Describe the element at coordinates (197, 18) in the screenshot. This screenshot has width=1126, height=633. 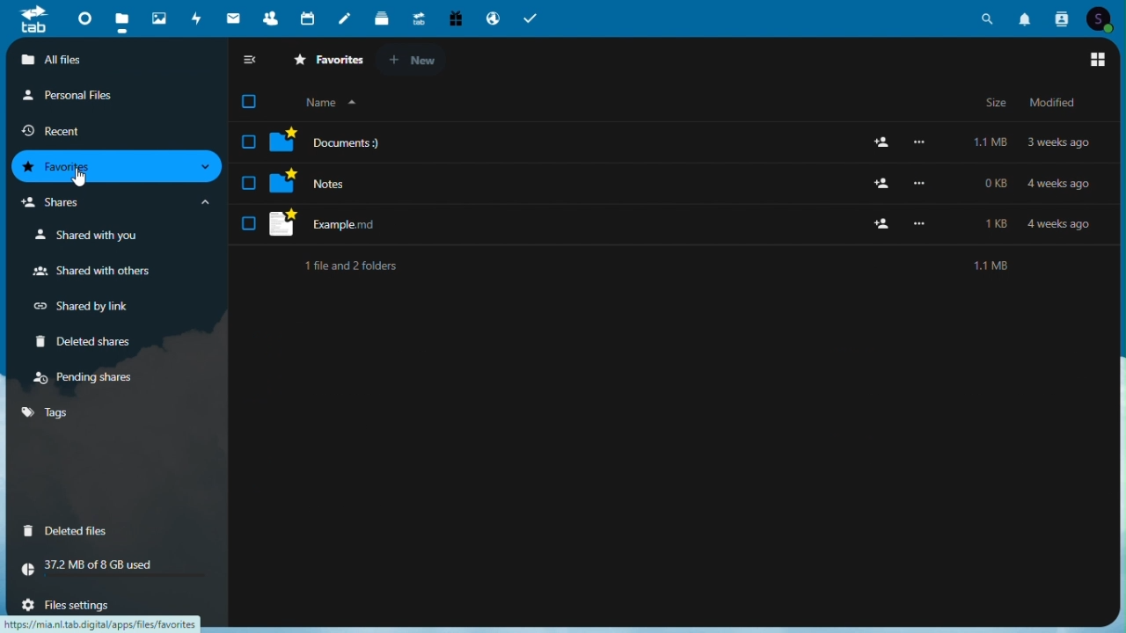
I see `Activity` at that location.